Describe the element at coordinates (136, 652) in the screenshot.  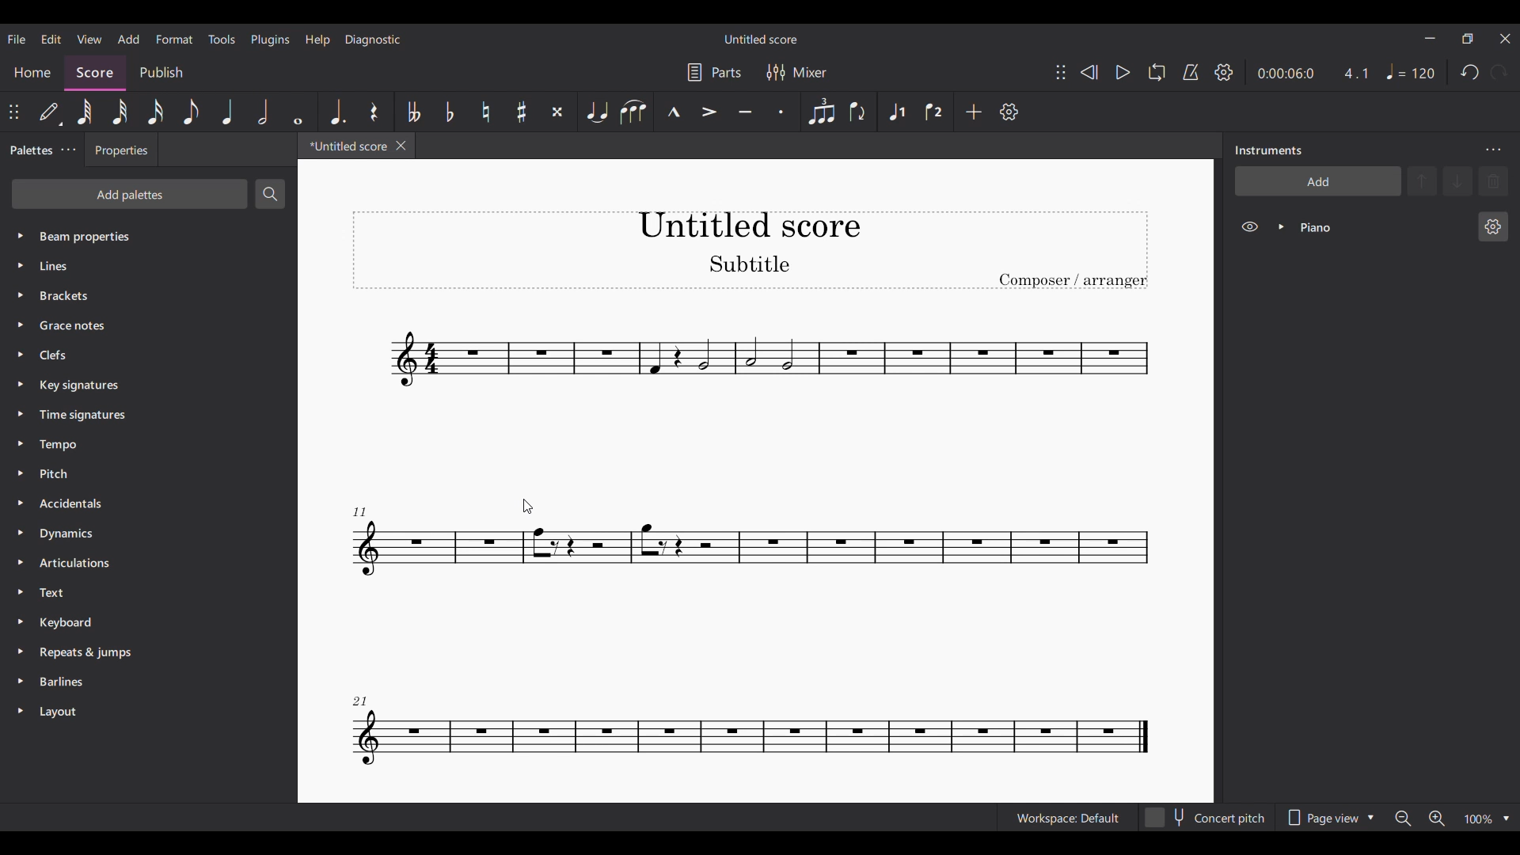
I see `Repeats & jumps` at that location.